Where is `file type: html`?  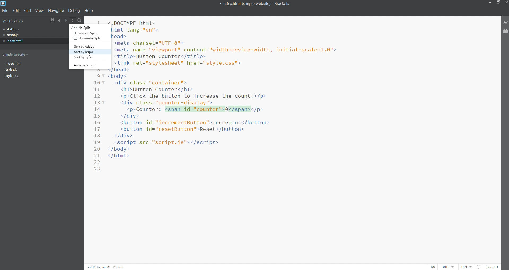
file type: html is located at coordinates (467, 267).